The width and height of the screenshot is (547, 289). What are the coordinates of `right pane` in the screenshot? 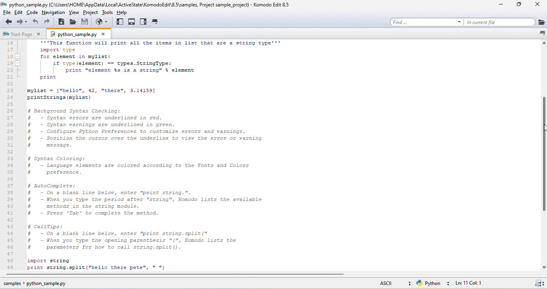 It's located at (144, 22).